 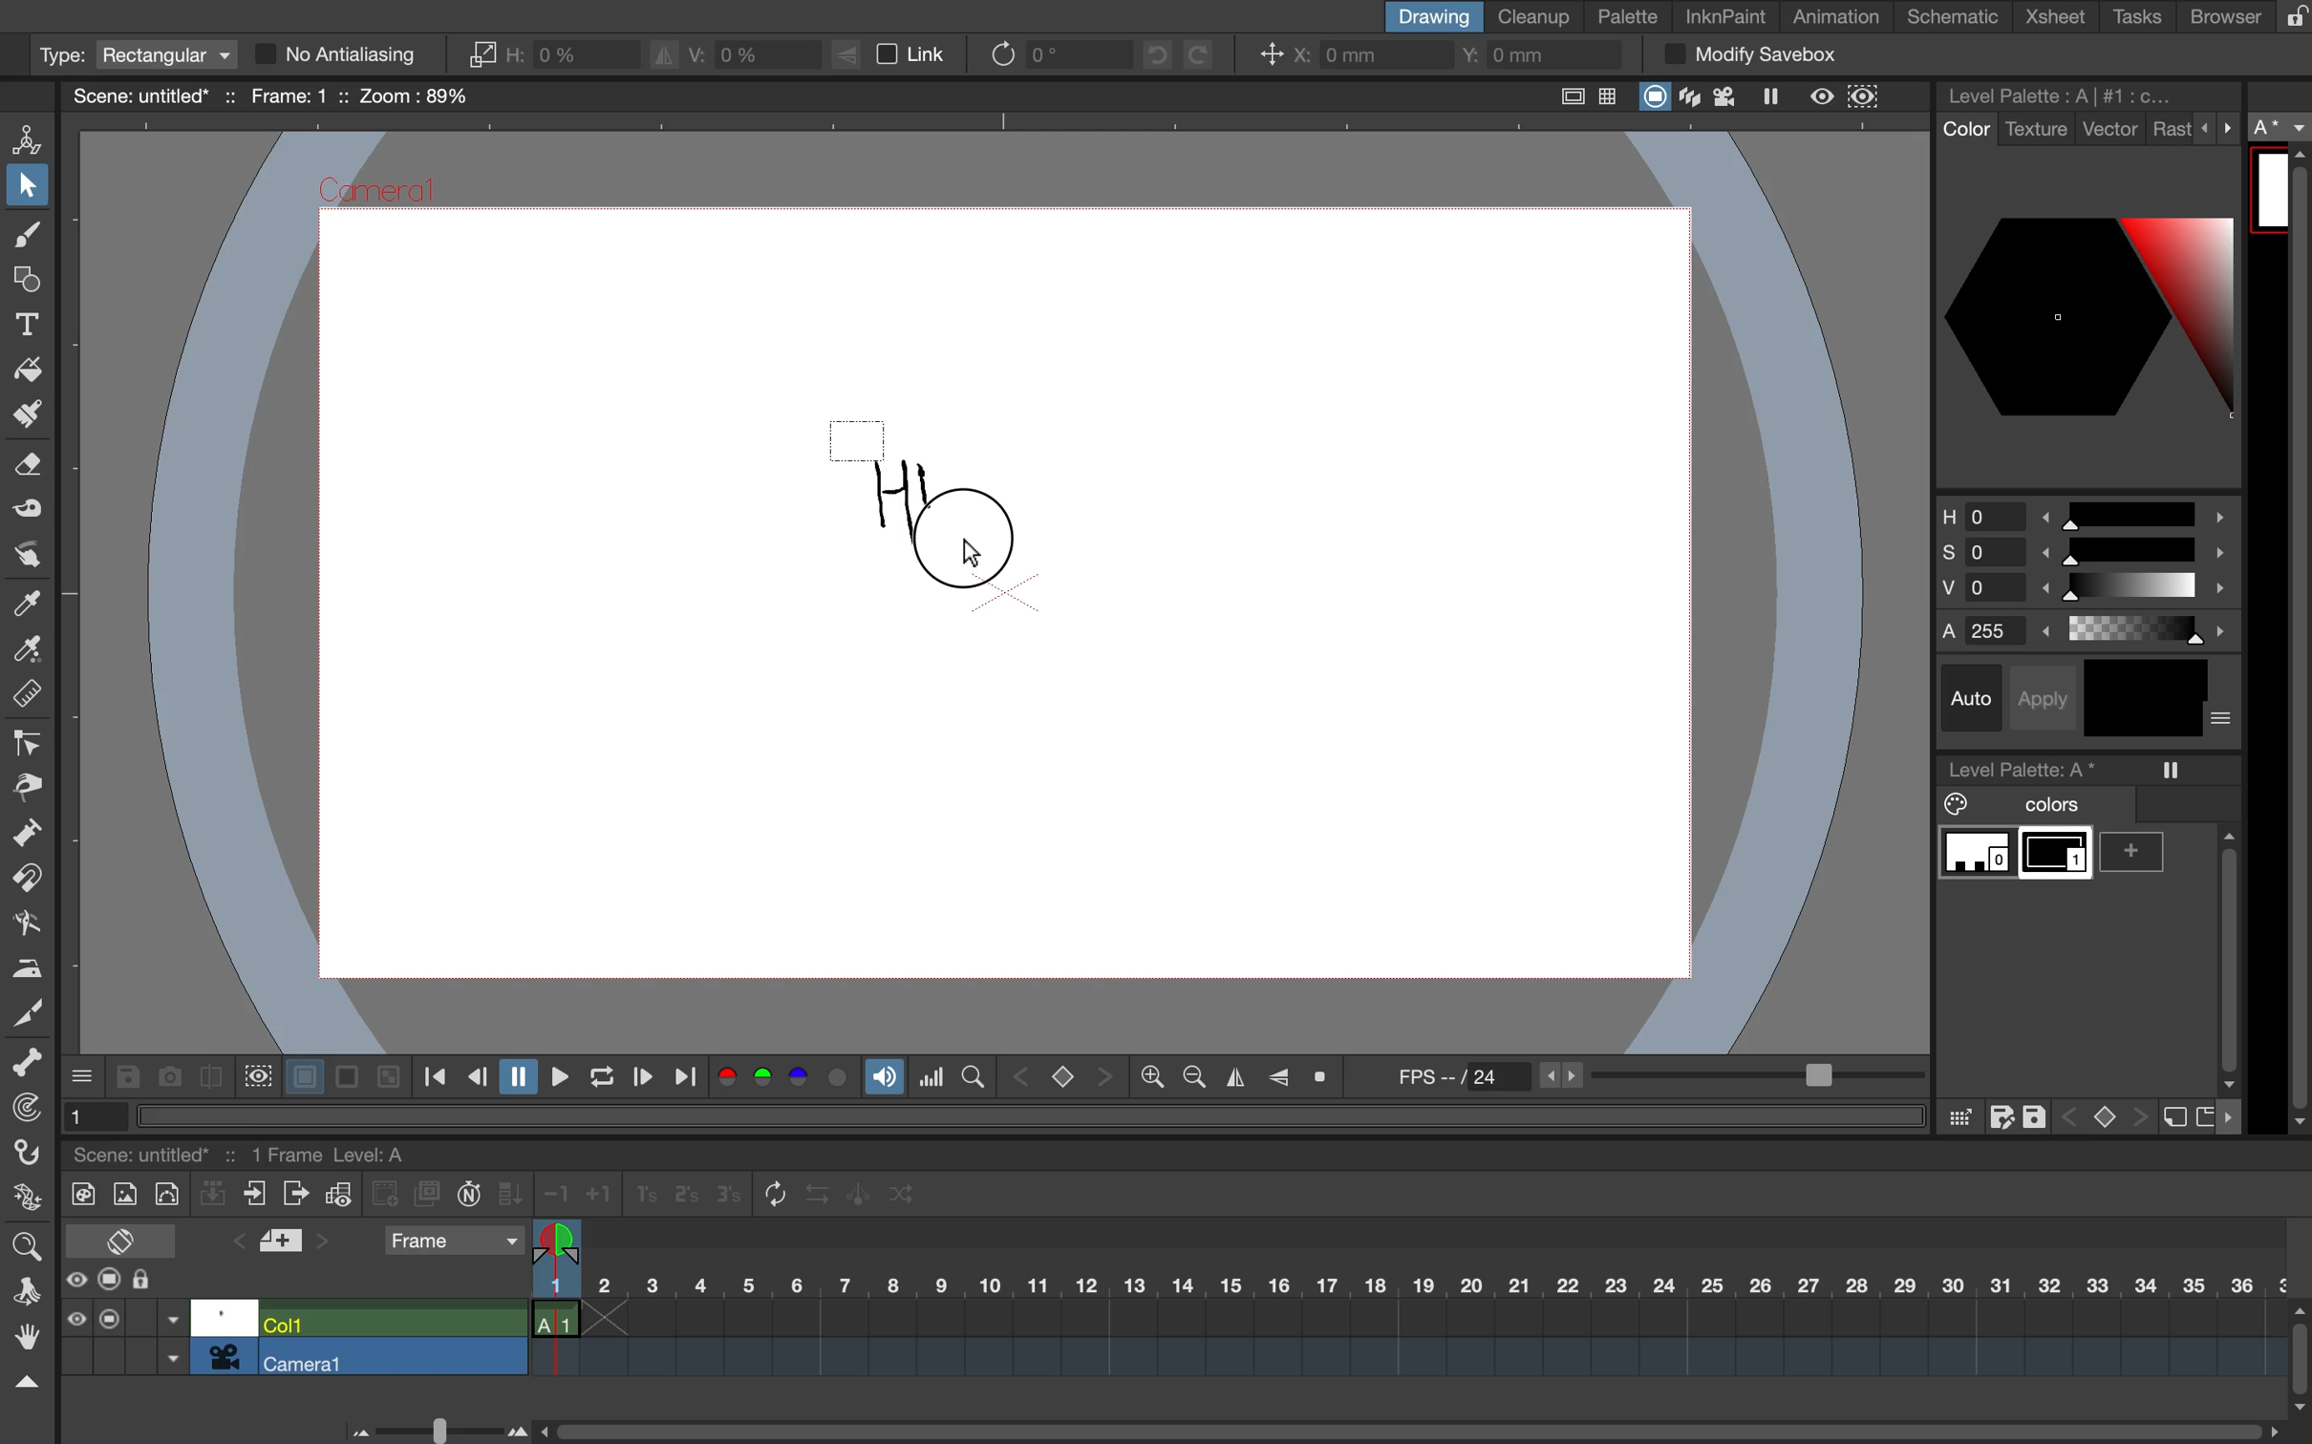 I want to click on inknpaint, so click(x=1725, y=14).